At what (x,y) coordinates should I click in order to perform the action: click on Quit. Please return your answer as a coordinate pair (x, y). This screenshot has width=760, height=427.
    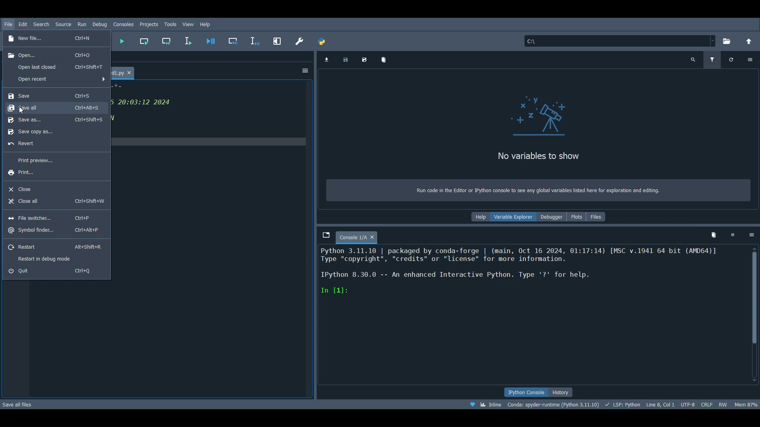
    Looking at the image, I should click on (52, 270).